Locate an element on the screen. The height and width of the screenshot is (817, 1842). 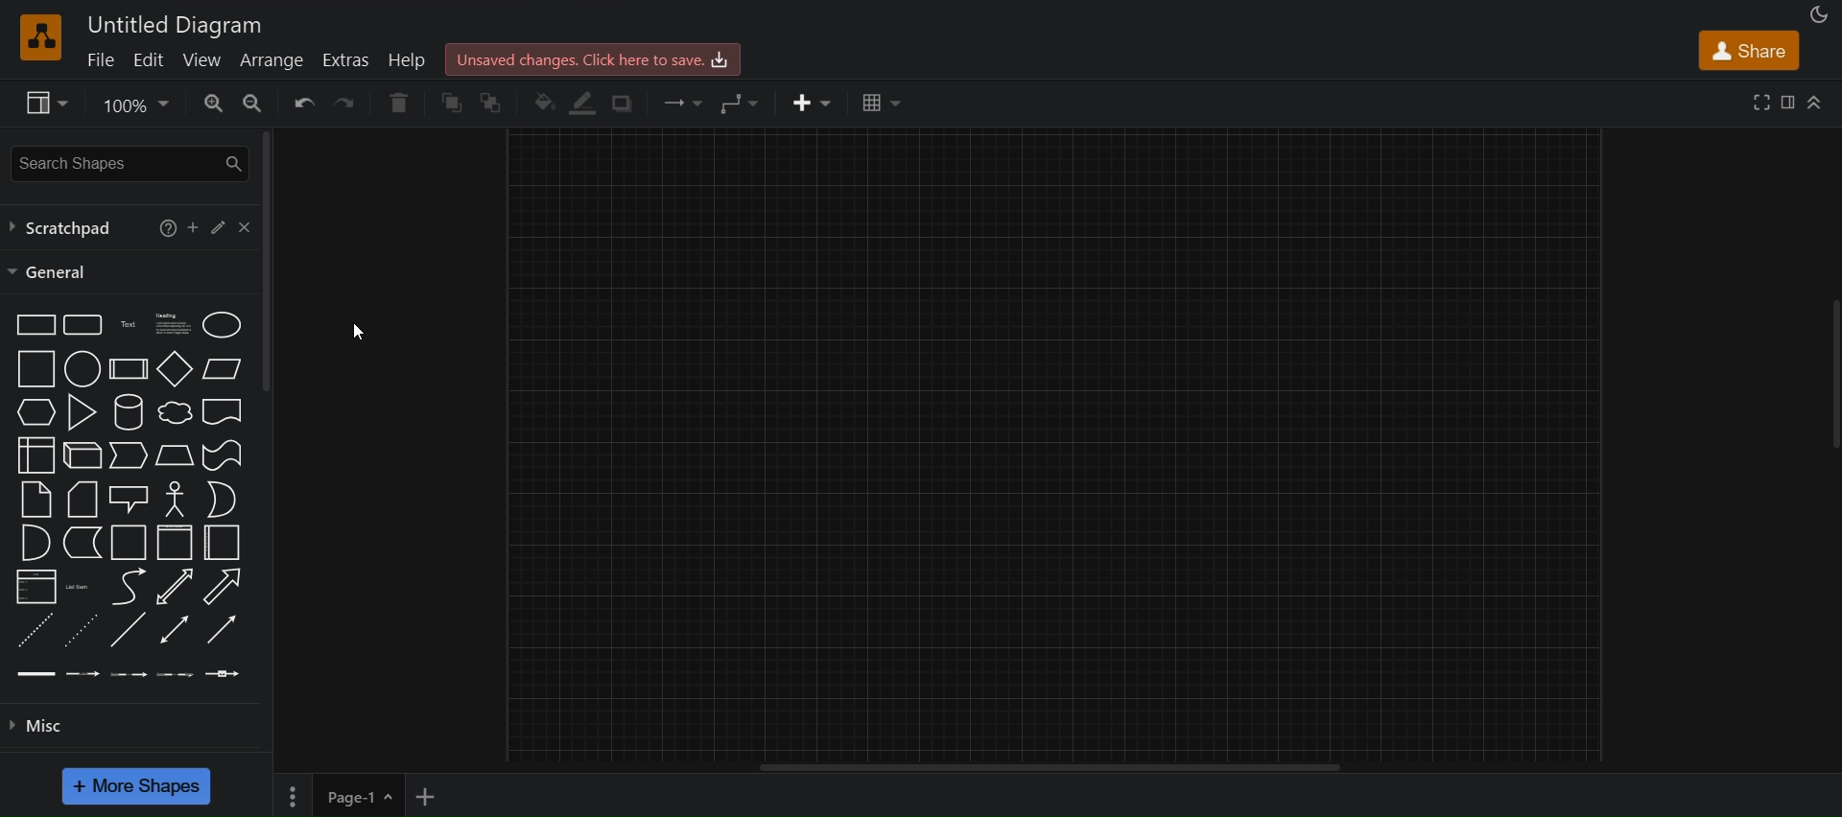
help is located at coordinates (168, 229).